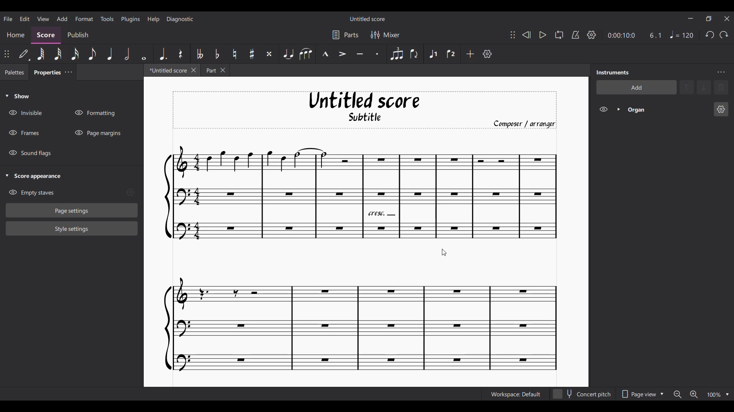  Describe the element at coordinates (24, 54) in the screenshot. I see `Default` at that location.